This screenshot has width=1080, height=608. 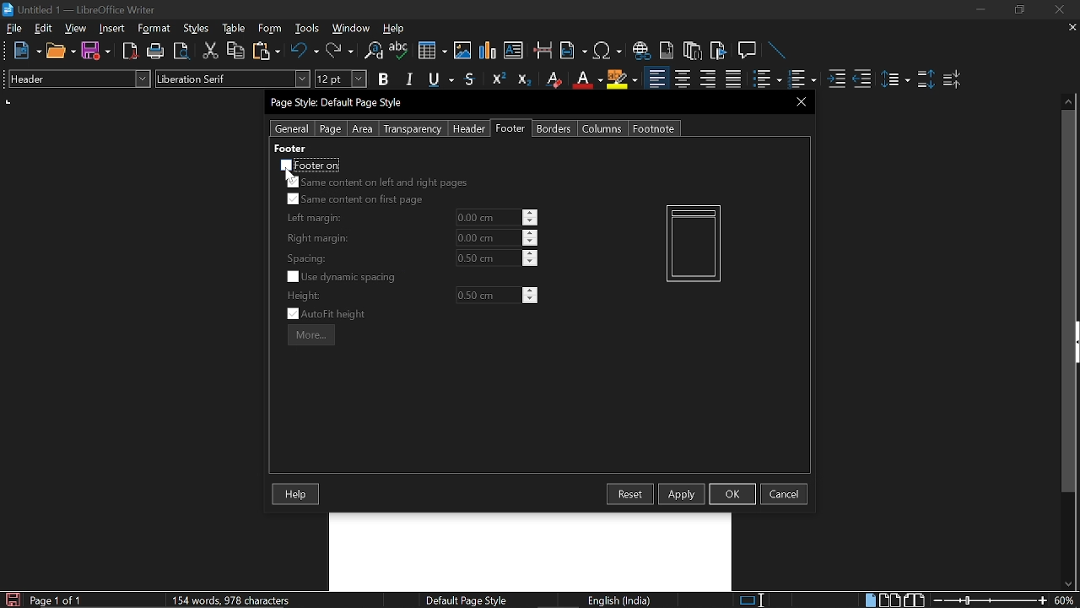 What do you see at coordinates (653, 128) in the screenshot?
I see `Footnote` at bounding box center [653, 128].